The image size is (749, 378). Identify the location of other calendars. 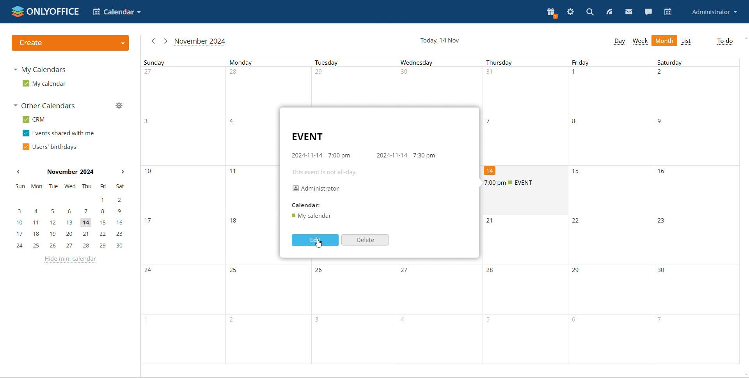
(44, 105).